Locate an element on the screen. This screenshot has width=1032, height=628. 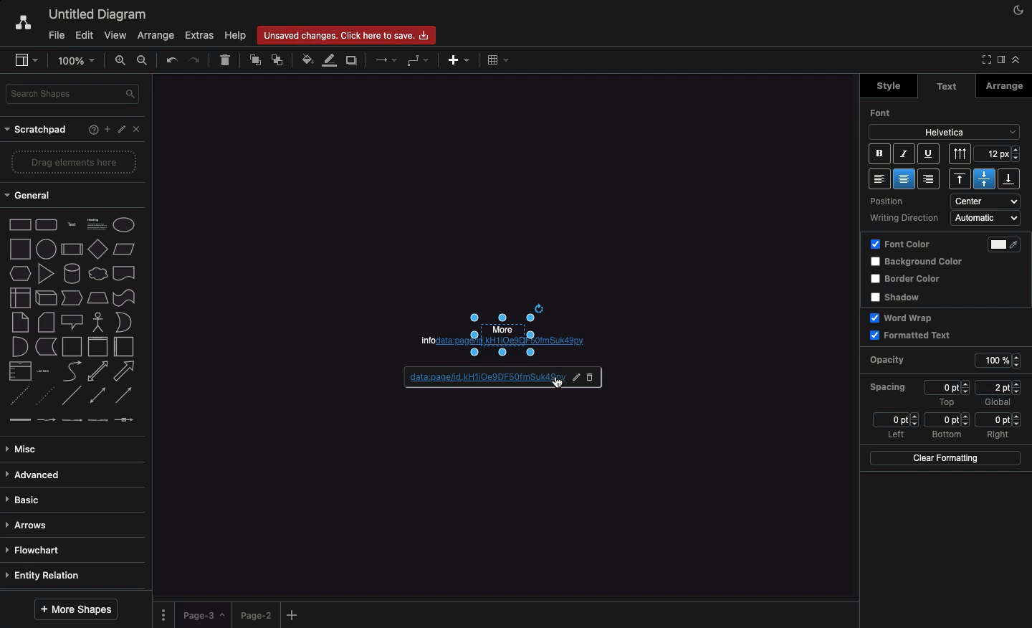
square is located at coordinates (20, 249).